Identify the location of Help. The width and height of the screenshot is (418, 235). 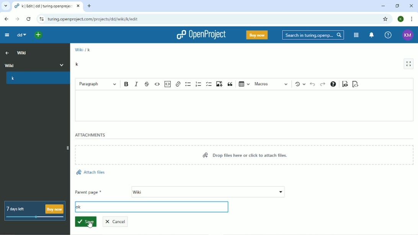
(387, 34).